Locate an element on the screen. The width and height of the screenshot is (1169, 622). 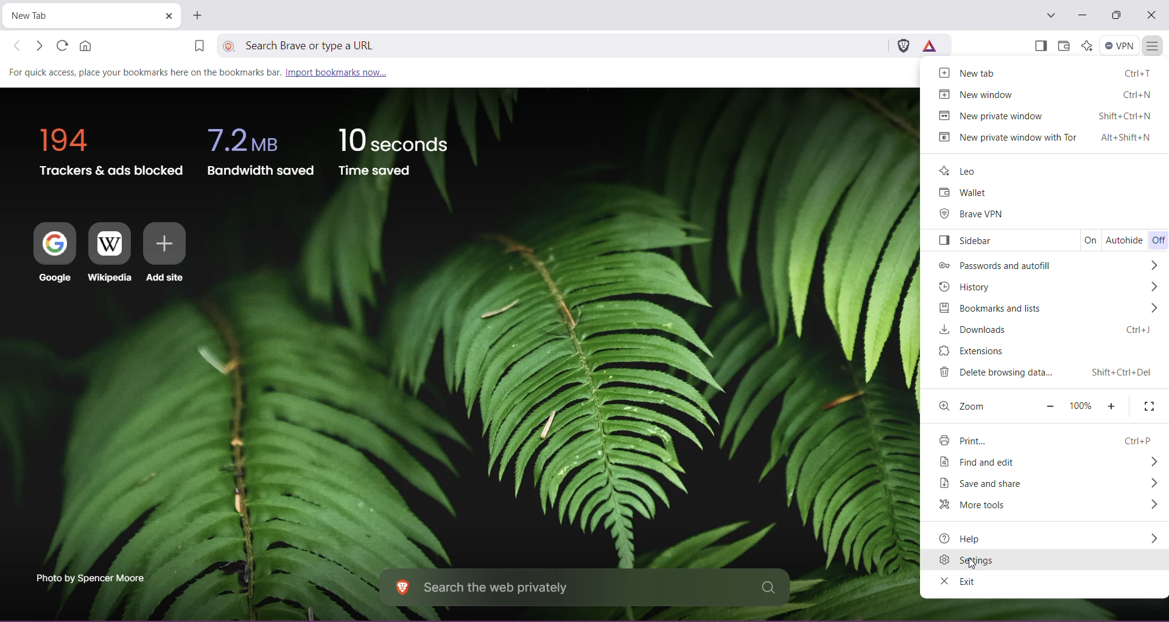
Add site is located at coordinates (165, 253).